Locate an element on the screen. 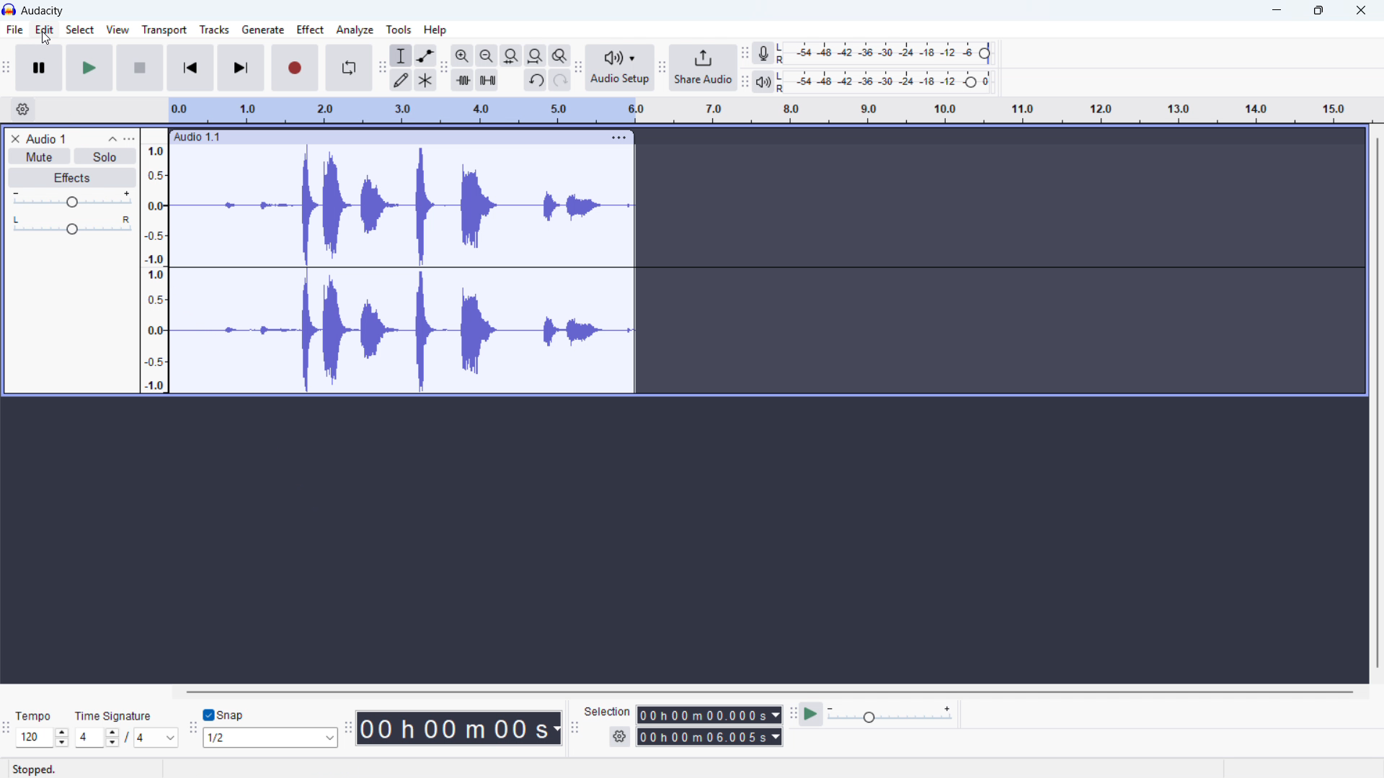 The width and height of the screenshot is (1384, 778). fit selection to width is located at coordinates (512, 55).